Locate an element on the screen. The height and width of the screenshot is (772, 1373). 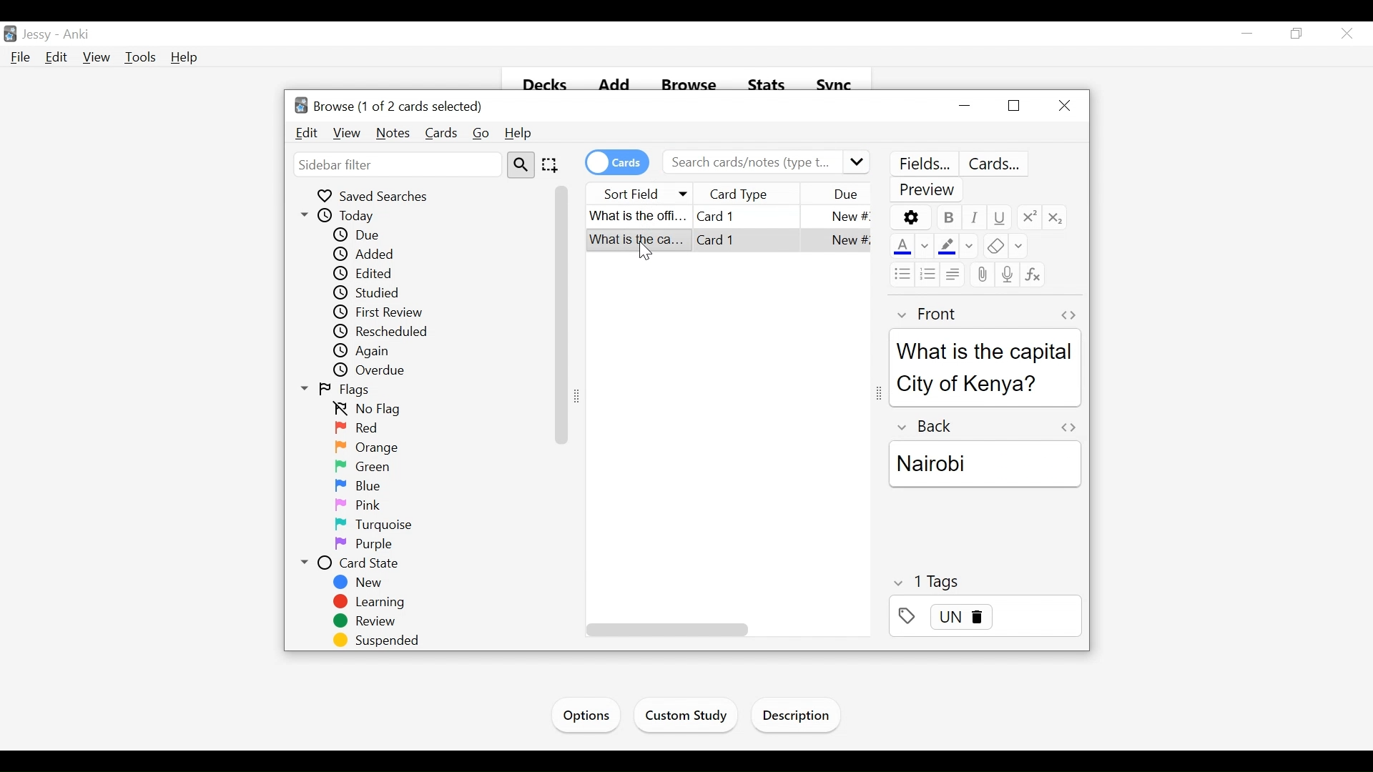
Equation is located at coordinates (1033, 274).